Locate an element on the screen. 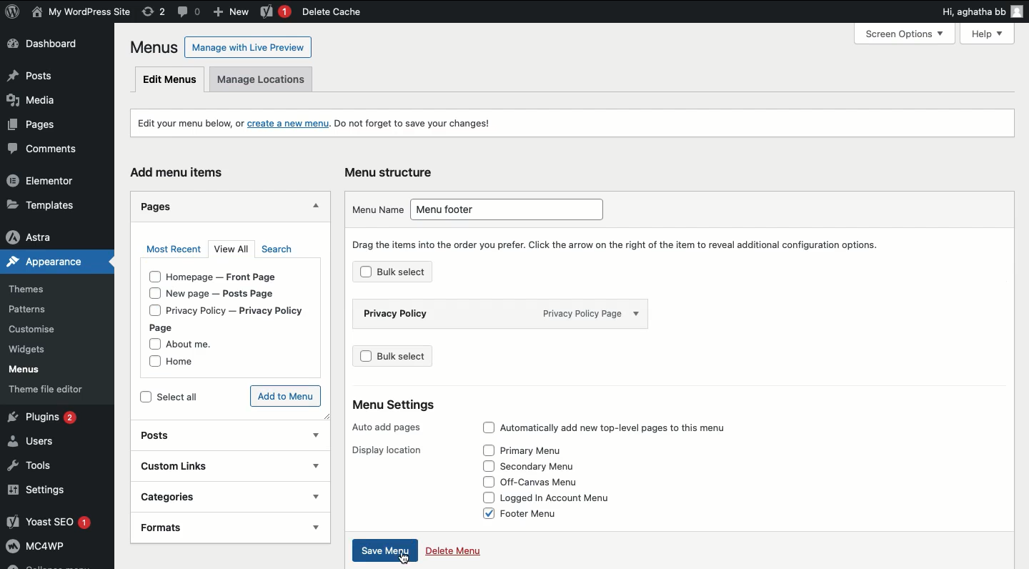 The width and height of the screenshot is (1029, 569). Help is located at coordinates (990, 32).